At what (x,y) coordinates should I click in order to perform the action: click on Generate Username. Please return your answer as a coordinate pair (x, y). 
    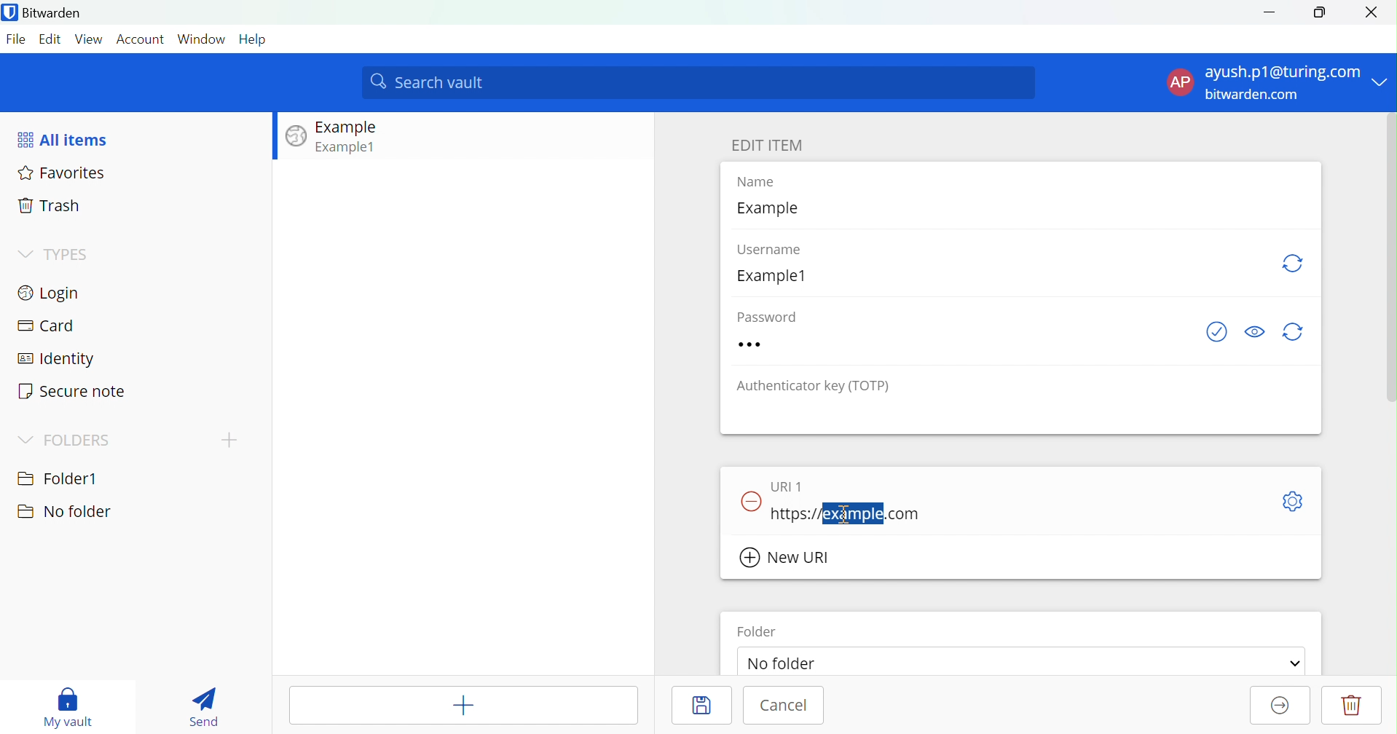
    Looking at the image, I should click on (1295, 264).